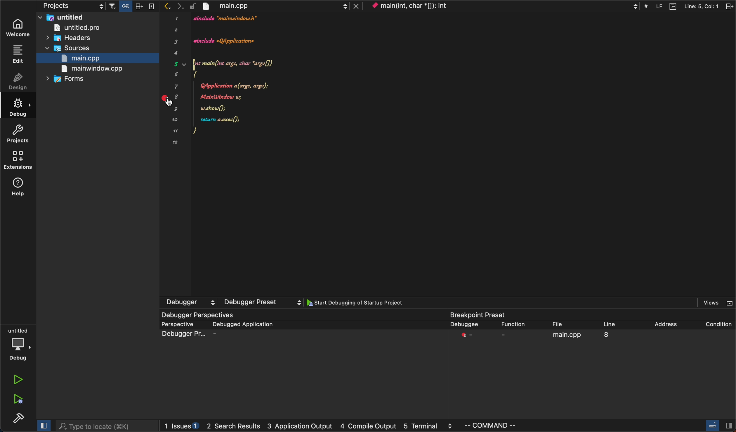 This screenshot has width=736, height=432. What do you see at coordinates (78, 49) in the screenshot?
I see `sources` at bounding box center [78, 49].